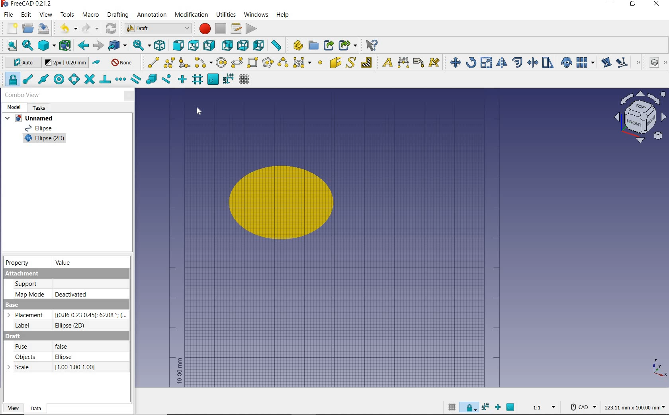  Describe the element at coordinates (221, 29) in the screenshot. I see `stop macro recording` at that location.